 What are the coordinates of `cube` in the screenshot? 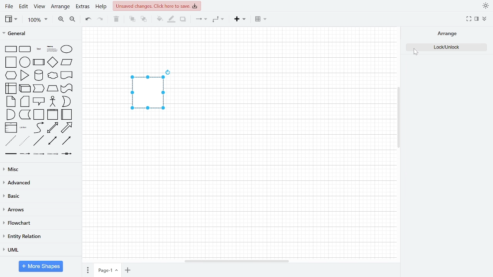 It's located at (25, 88).